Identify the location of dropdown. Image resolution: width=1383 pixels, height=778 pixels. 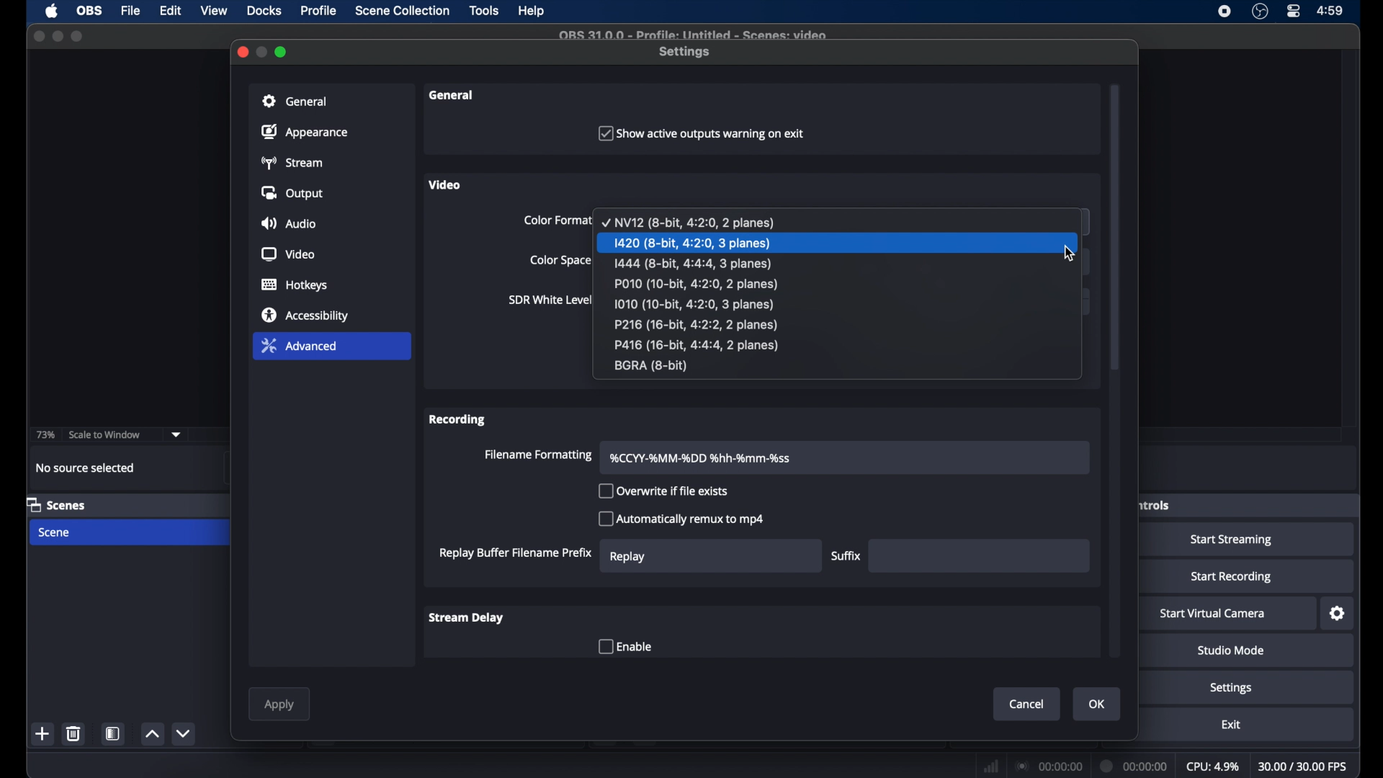
(176, 434).